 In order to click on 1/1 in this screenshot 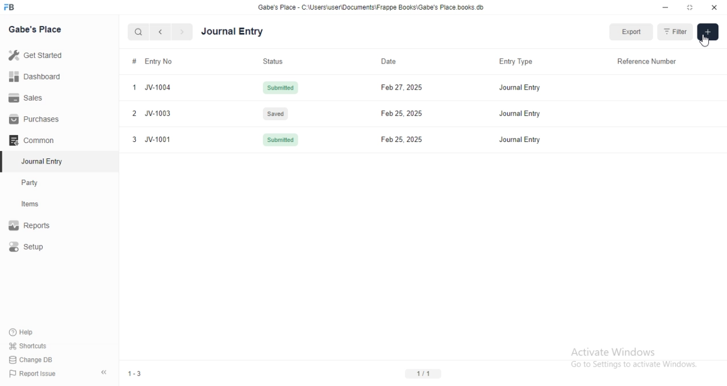, I will do `click(424, 373)`.